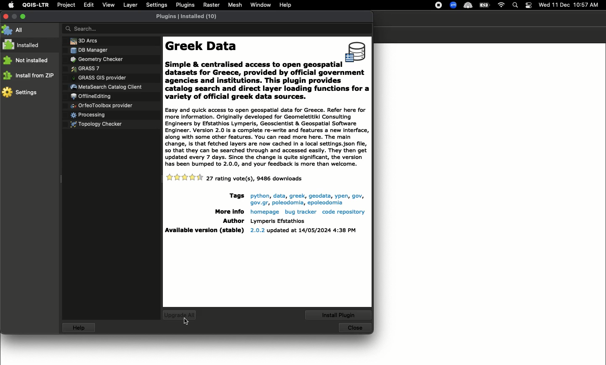 The width and height of the screenshot is (606, 365). Describe the element at coordinates (185, 4) in the screenshot. I see `Plugins` at that location.